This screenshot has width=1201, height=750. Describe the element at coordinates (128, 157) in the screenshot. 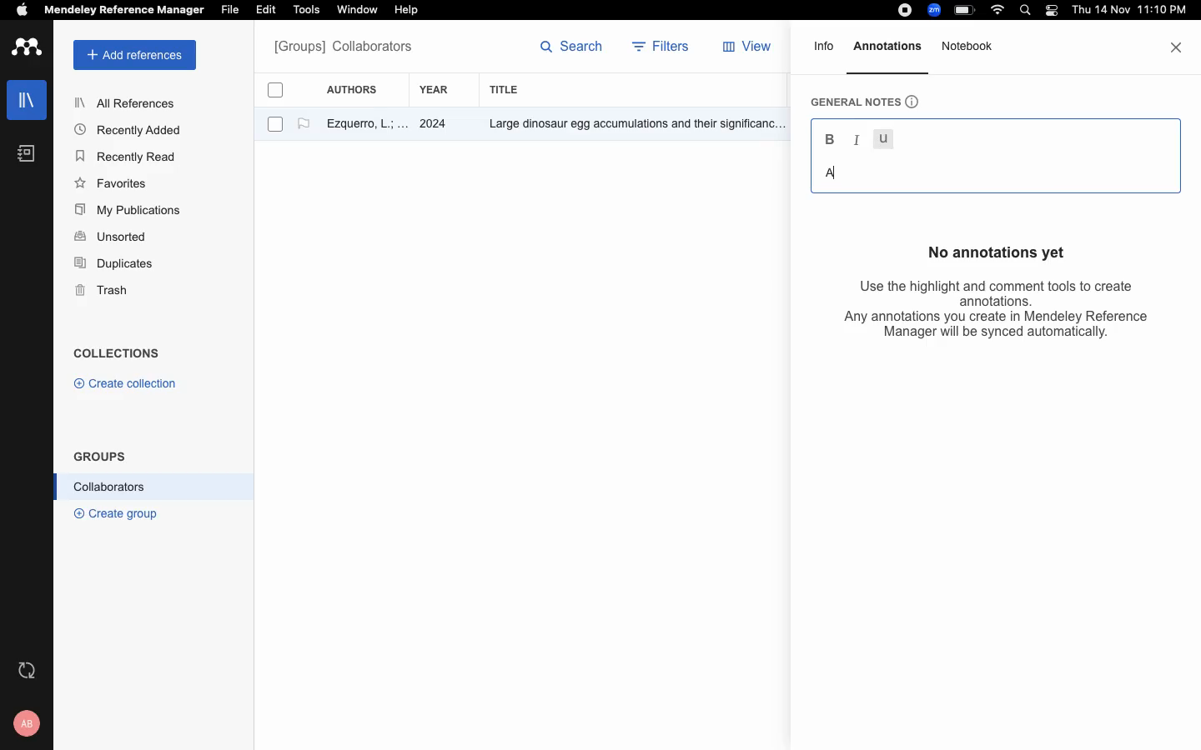

I see `Recently Read` at that location.